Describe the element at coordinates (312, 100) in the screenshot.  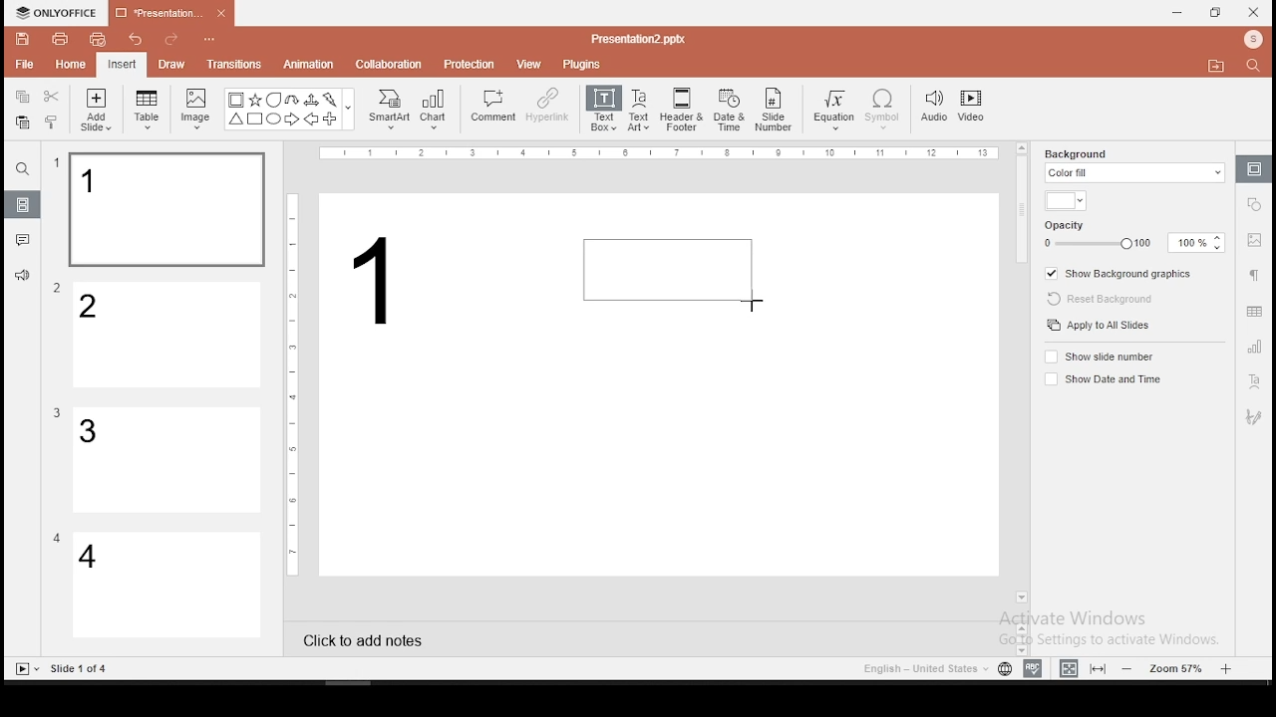
I see `Arrow triways` at that location.